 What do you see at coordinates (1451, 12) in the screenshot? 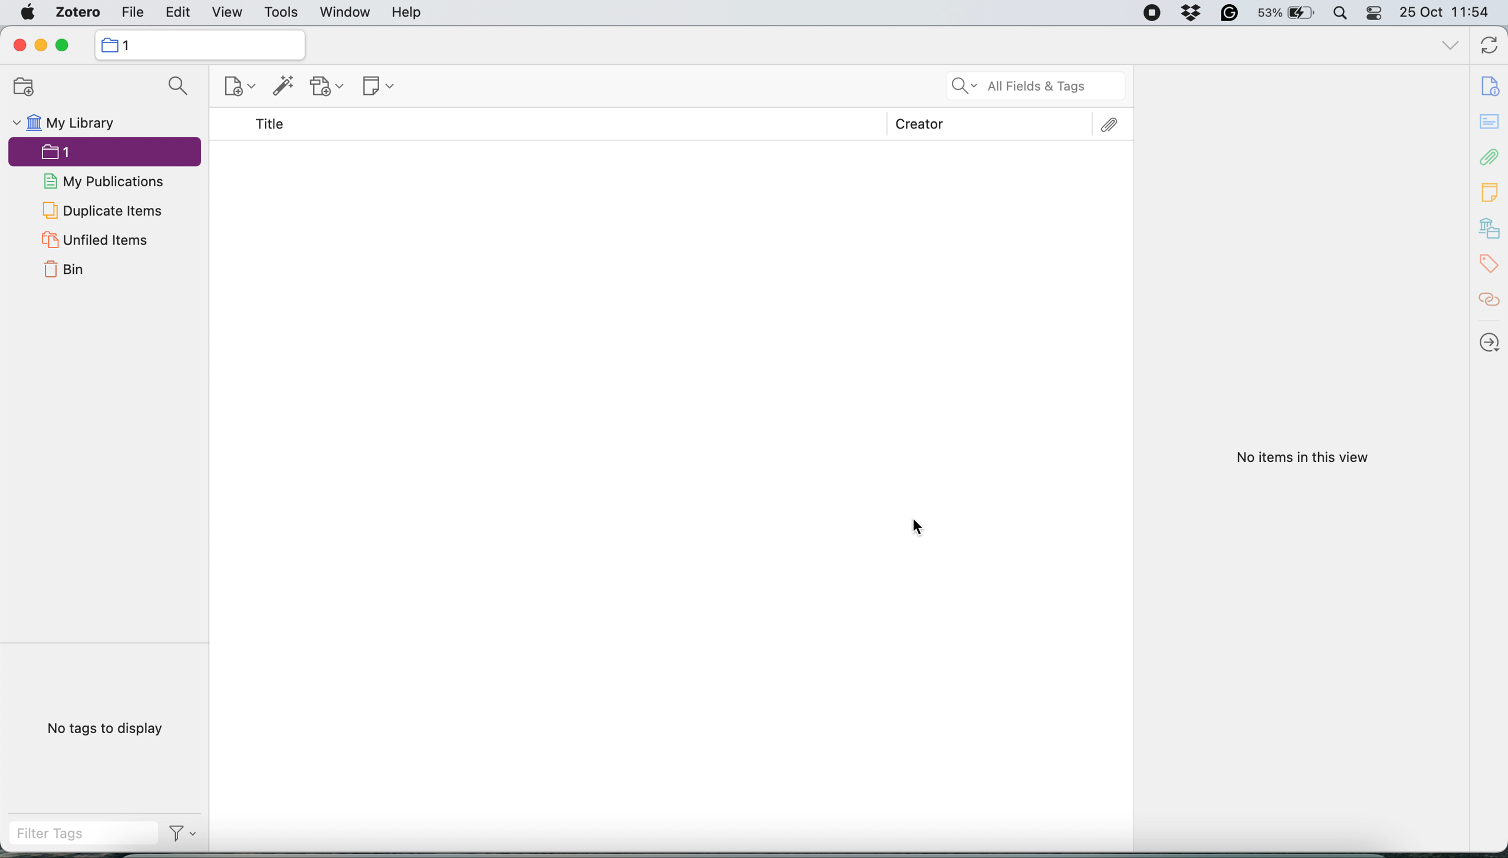
I see `25 Oct 11:54` at bounding box center [1451, 12].